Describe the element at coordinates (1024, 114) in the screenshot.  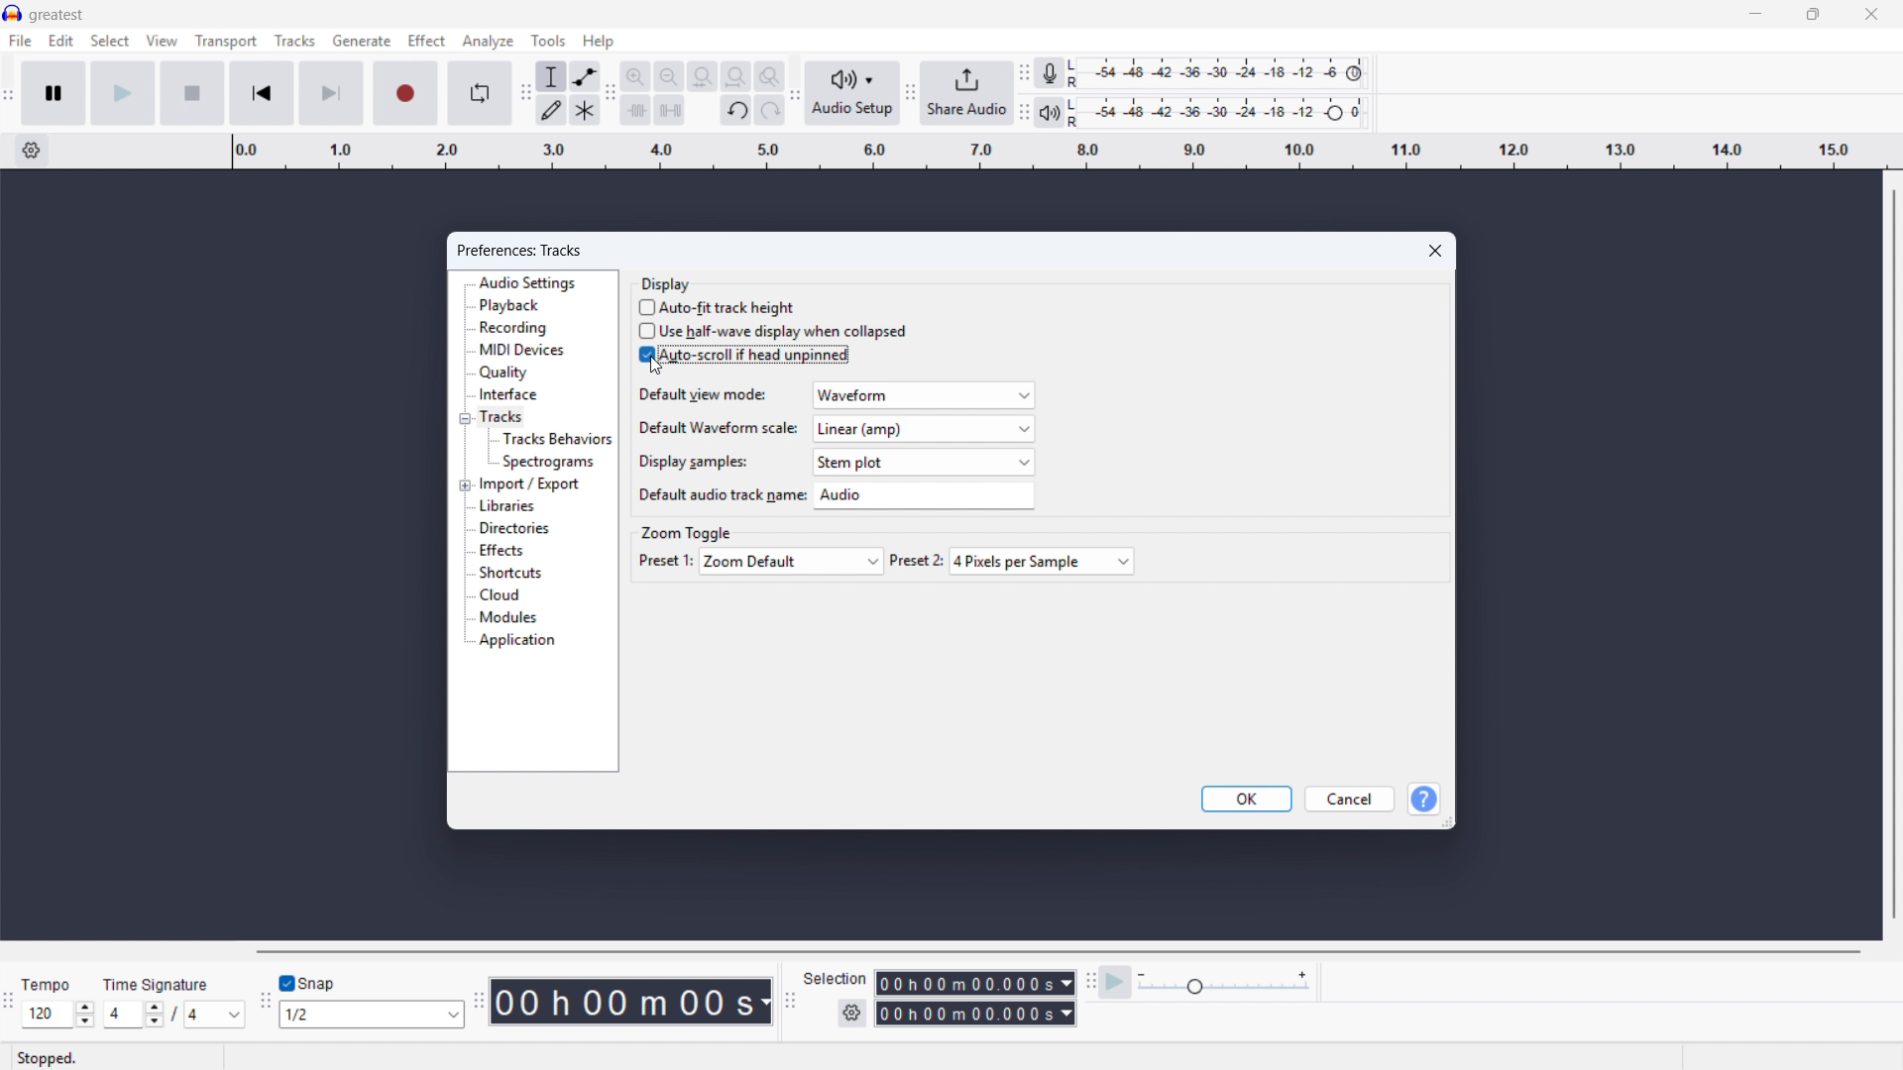
I see `playback metre toolbar` at that location.